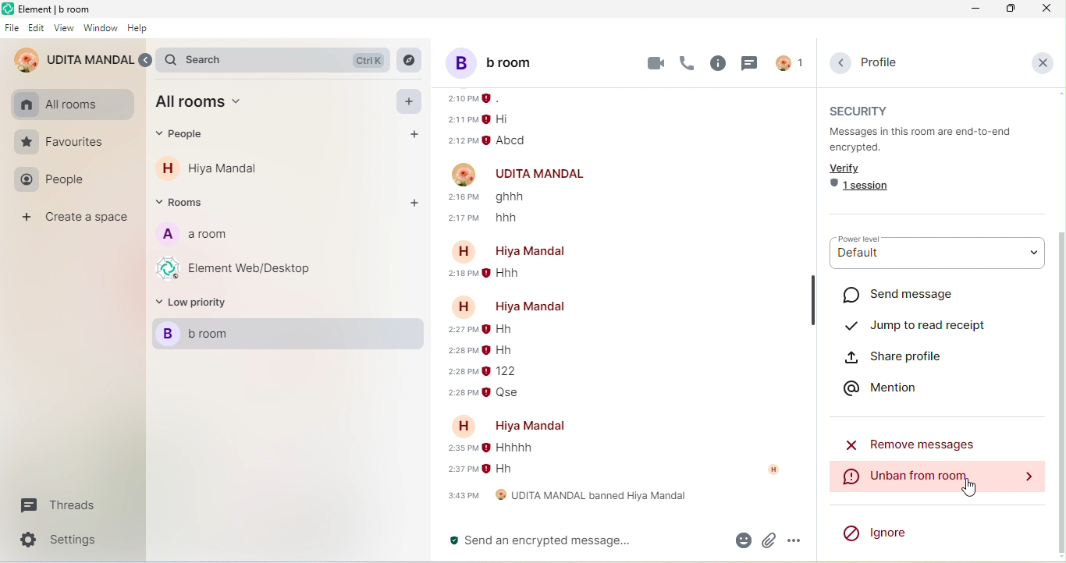  Describe the element at coordinates (278, 60) in the screenshot. I see `search` at that location.